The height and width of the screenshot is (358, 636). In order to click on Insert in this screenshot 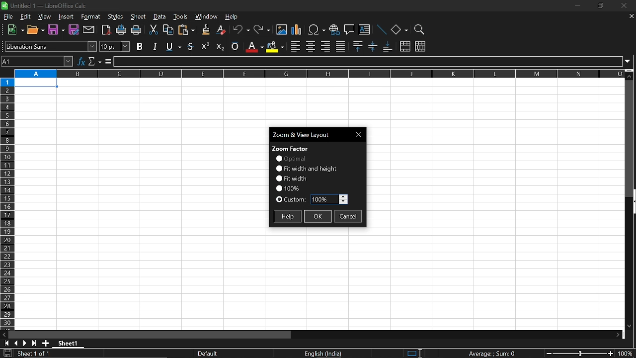, I will do `click(66, 17)`.